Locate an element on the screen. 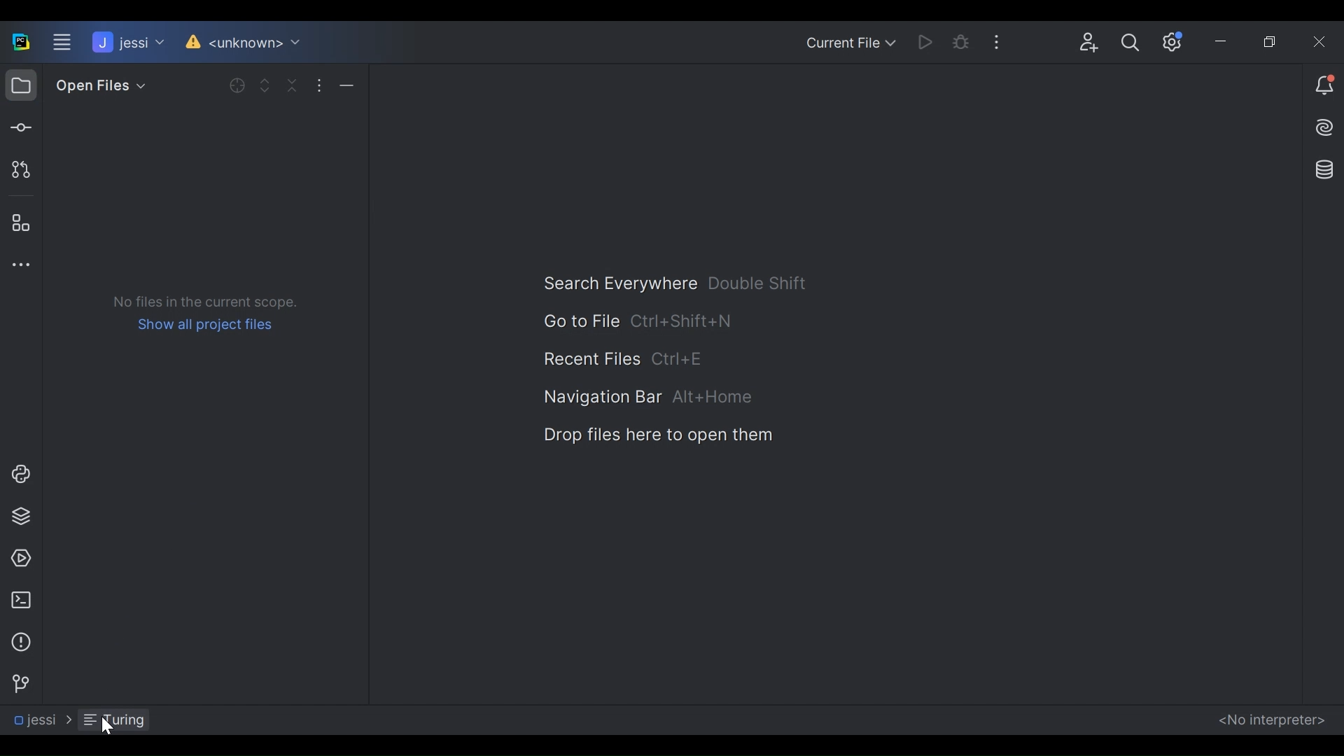 The width and height of the screenshot is (1344, 756). Navigation Bar Shortcut is located at coordinates (644, 397).